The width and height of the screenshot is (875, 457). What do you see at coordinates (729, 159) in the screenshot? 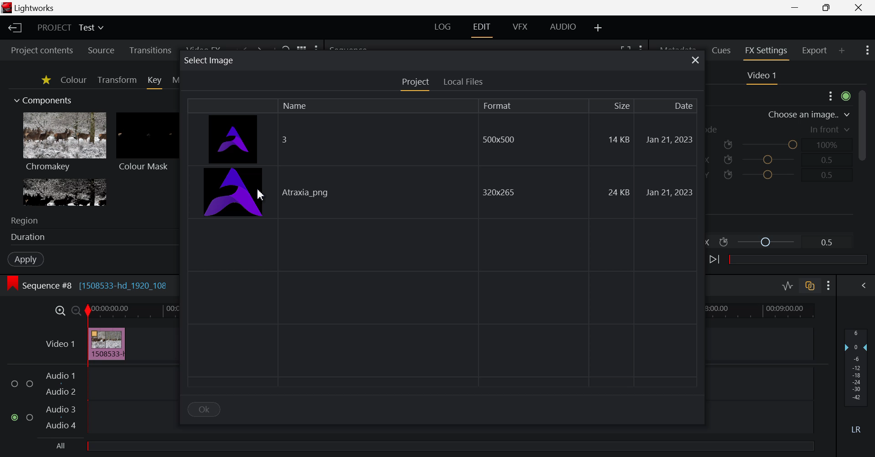
I see `icon` at bounding box center [729, 159].